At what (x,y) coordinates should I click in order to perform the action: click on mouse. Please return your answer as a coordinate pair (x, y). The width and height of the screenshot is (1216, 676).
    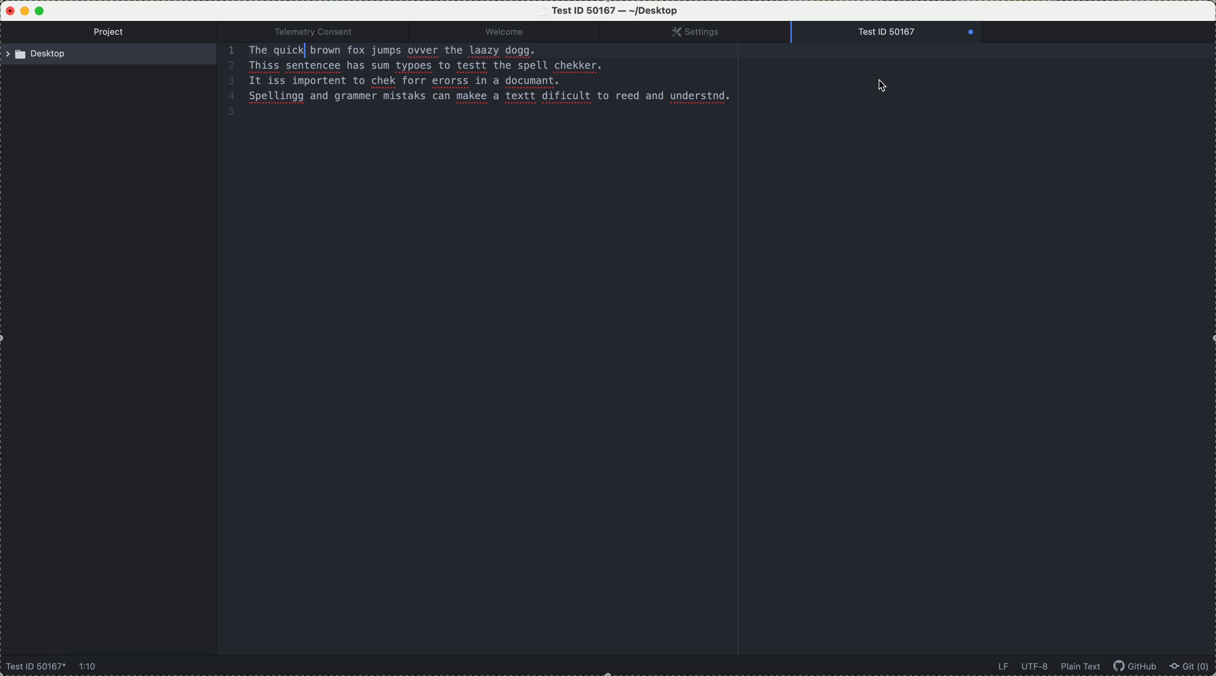
    Looking at the image, I should click on (885, 85).